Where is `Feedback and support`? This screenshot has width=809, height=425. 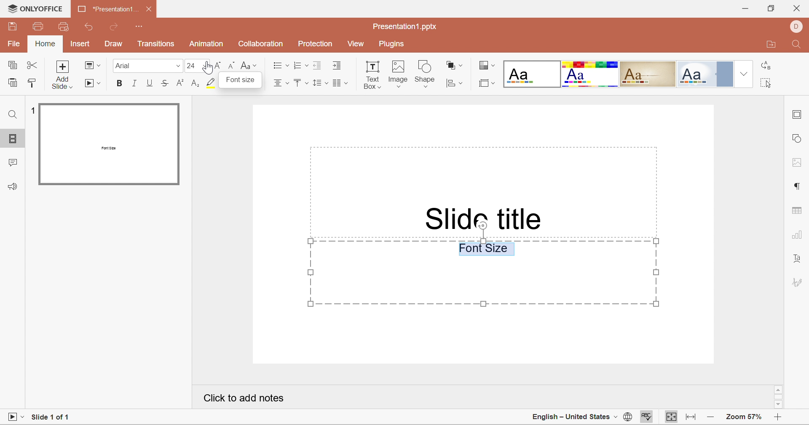
Feedback and support is located at coordinates (14, 187).